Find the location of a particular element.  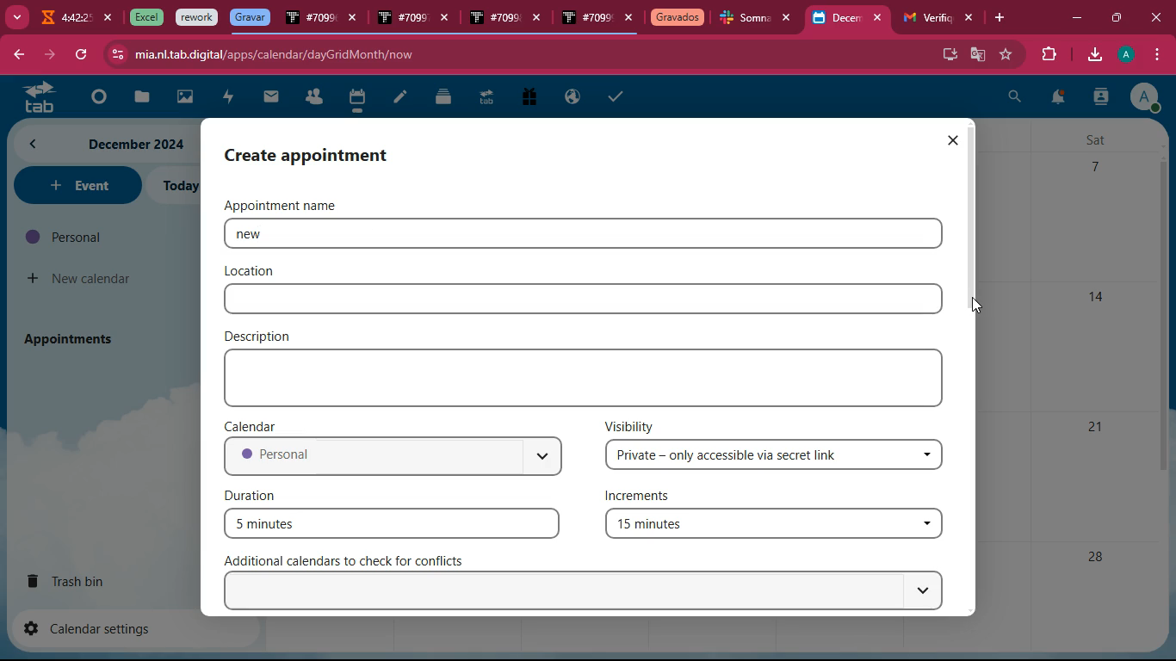

maximize is located at coordinates (1115, 15).